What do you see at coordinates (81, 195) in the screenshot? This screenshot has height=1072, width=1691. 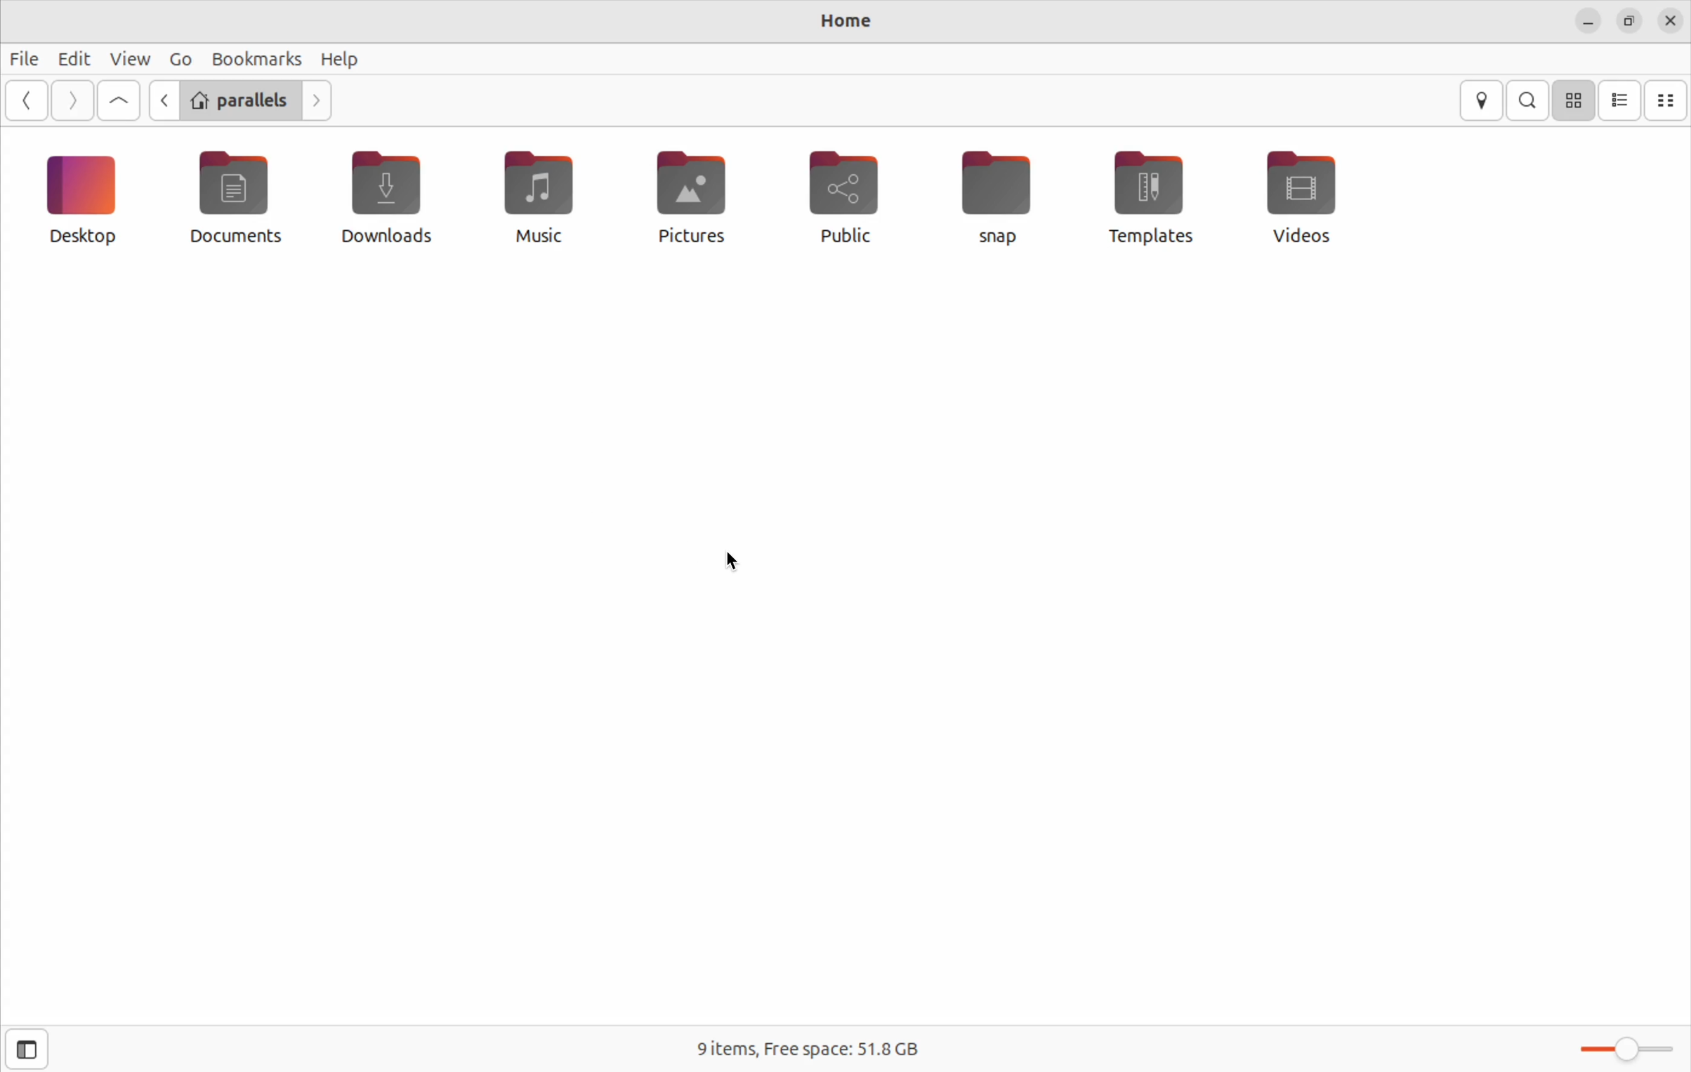 I see `Desktop icon` at bounding box center [81, 195].